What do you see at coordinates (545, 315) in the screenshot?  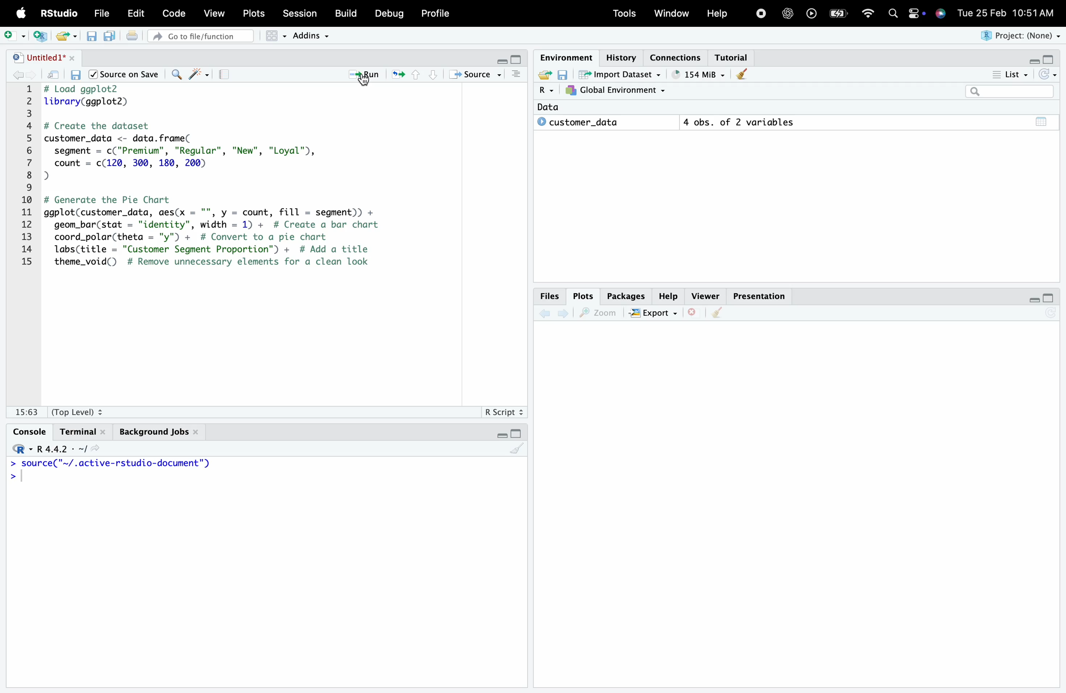 I see `back` at bounding box center [545, 315].